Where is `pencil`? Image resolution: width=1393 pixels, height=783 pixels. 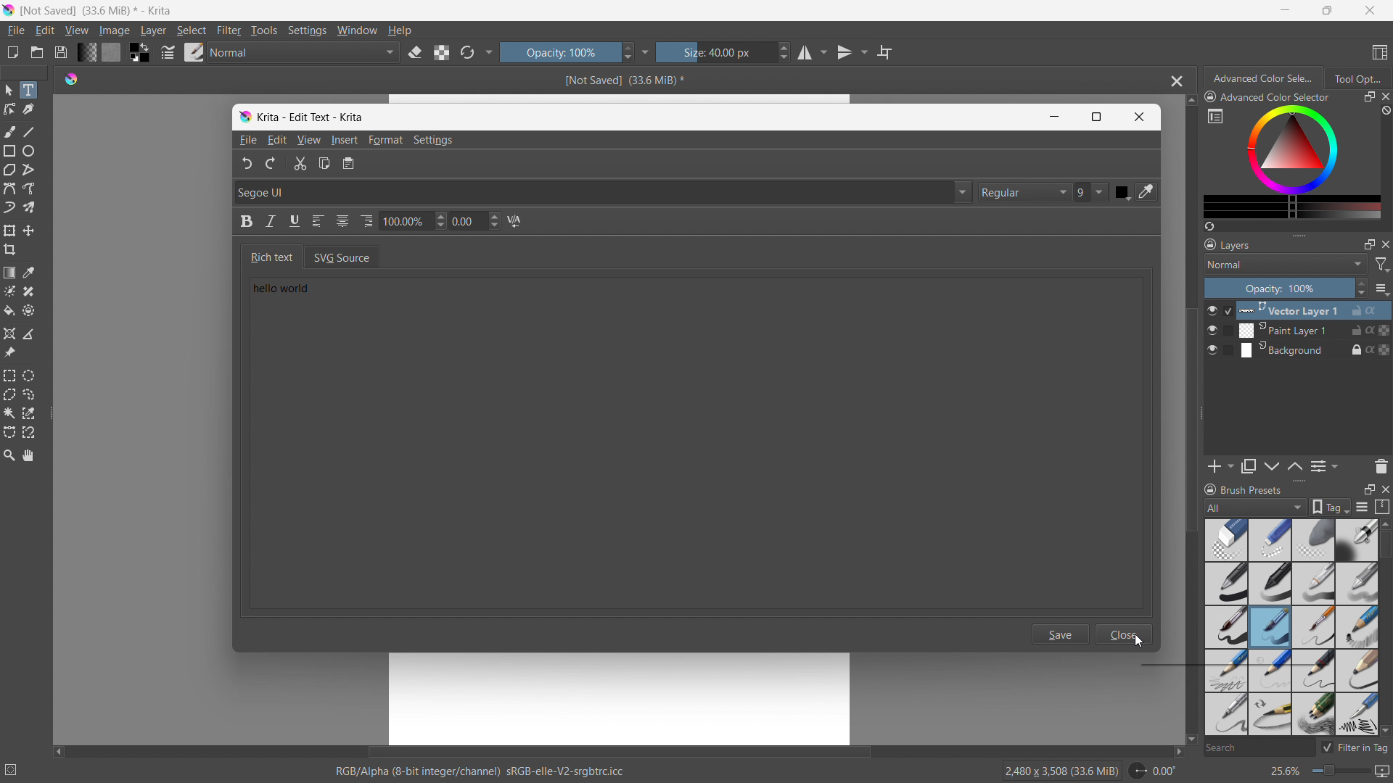
pencil is located at coordinates (1314, 584).